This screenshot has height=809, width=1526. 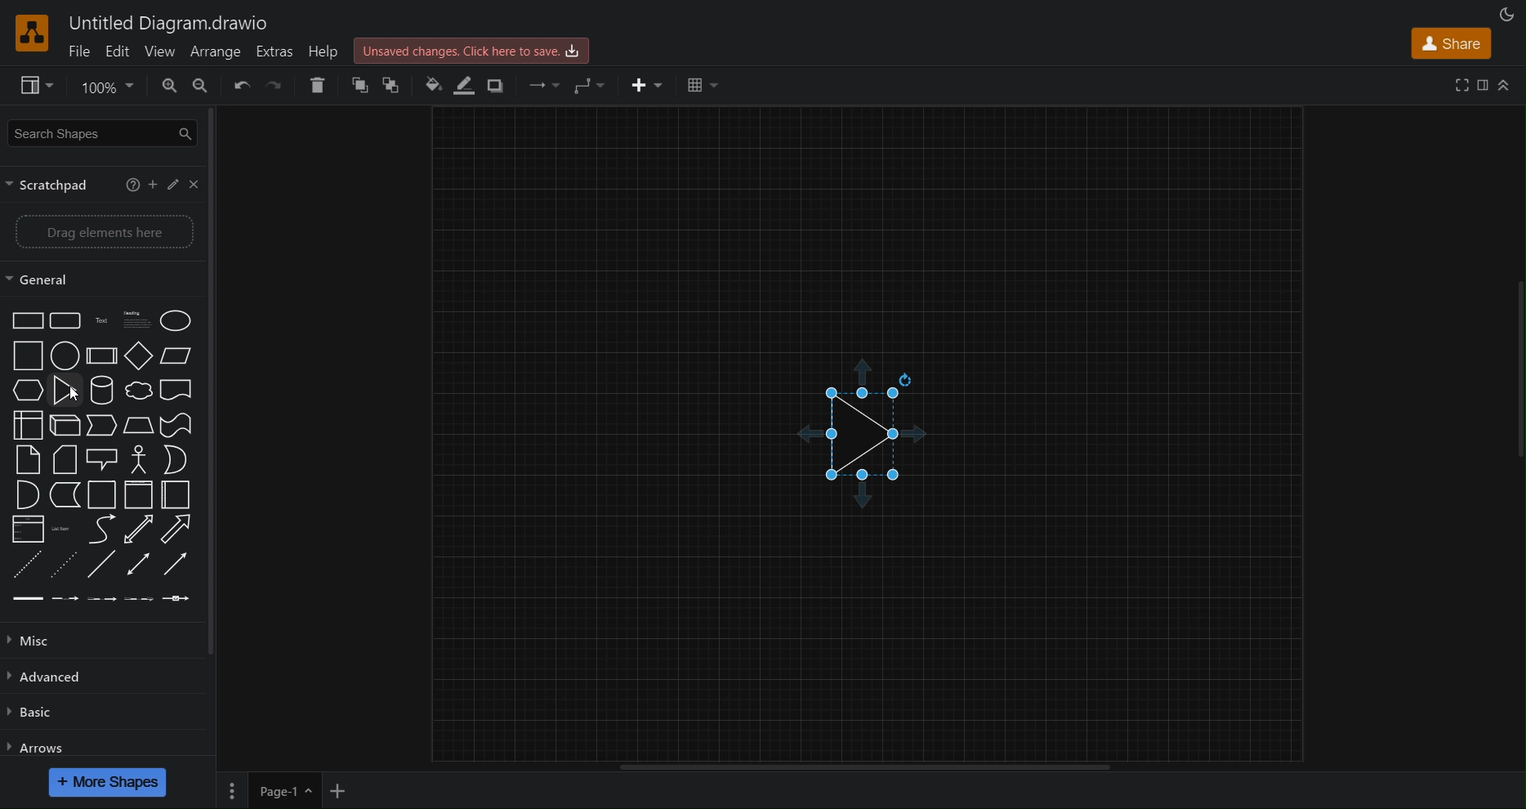 I want to click on Extras, so click(x=276, y=51).